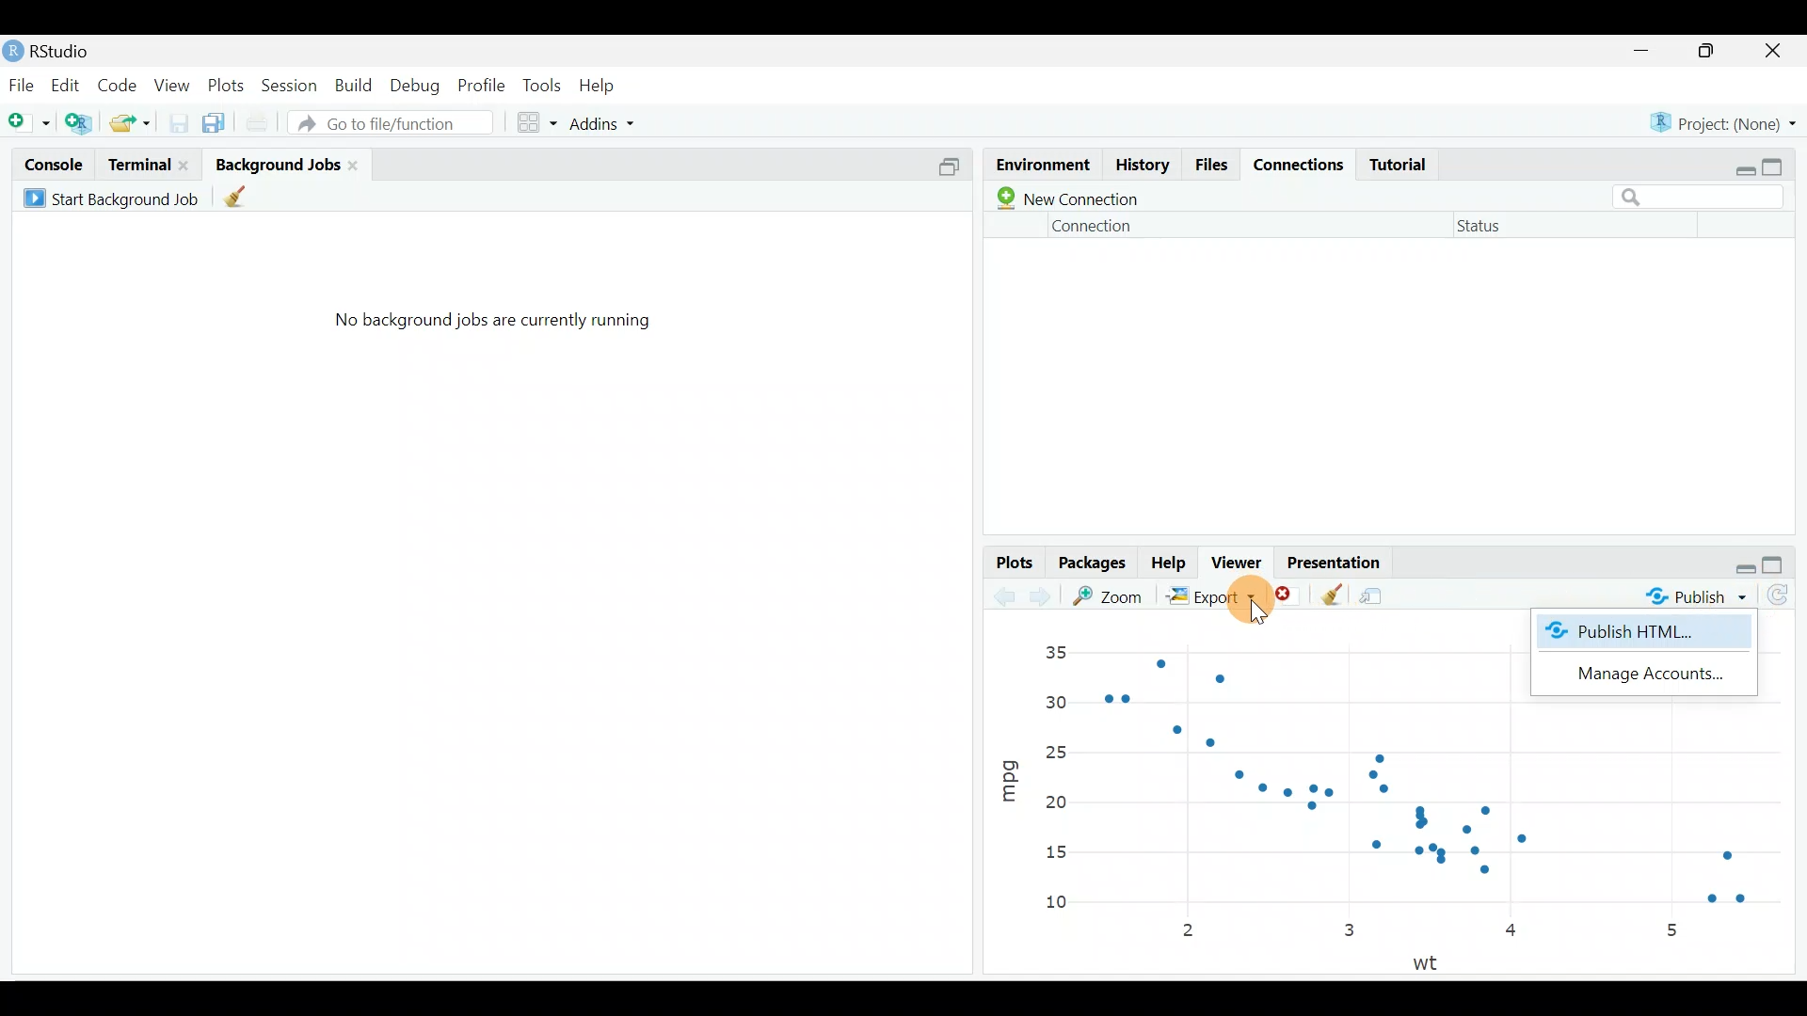 This screenshot has width=1807, height=1016. What do you see at coordinates (417, 86) in the screenshot?
I see `Debug` at bounding box center [417, 86].